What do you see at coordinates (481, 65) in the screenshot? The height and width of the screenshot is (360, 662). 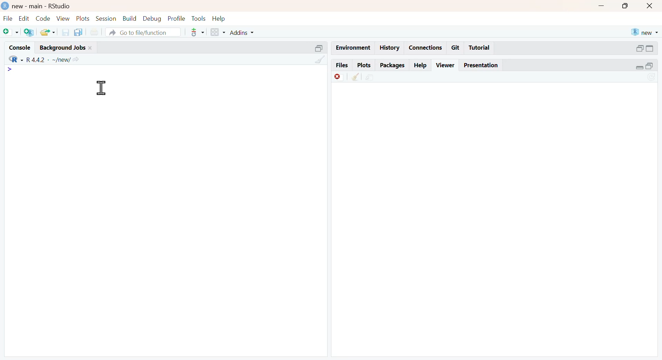 I see `presentation` at bounding box center [481, 65].